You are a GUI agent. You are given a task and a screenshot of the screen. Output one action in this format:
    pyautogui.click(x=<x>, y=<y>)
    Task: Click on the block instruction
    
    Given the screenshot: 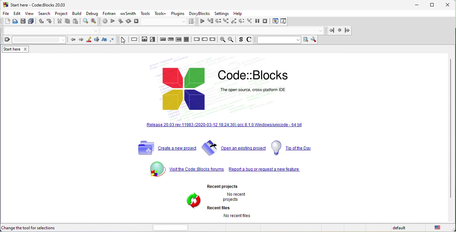 What is the action you would take?
    pyautogui.click(x=187, y=40)
    